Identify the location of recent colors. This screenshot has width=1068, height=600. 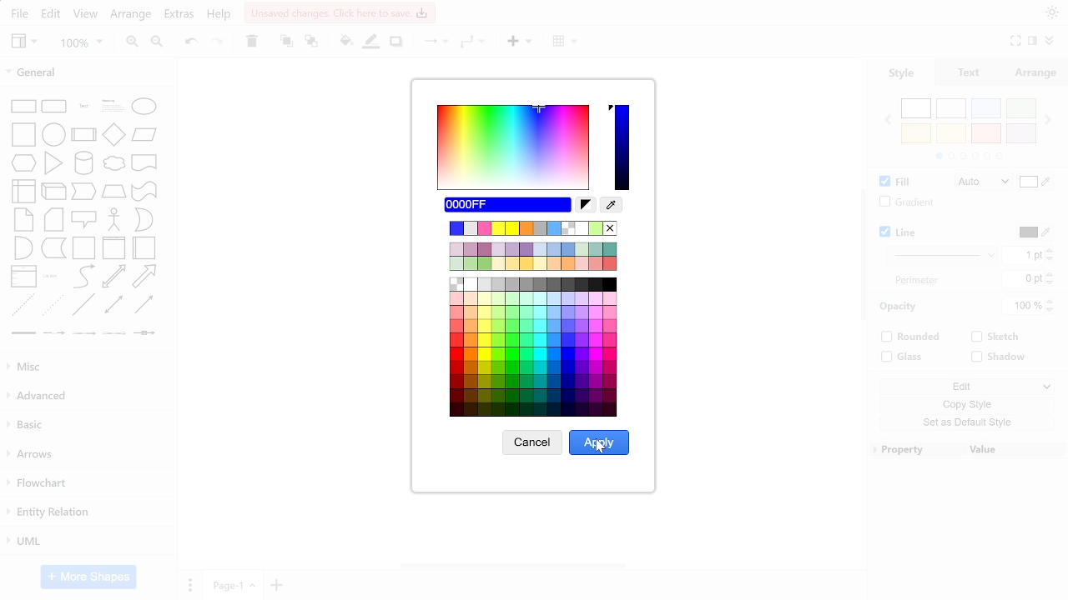
(536, 228).